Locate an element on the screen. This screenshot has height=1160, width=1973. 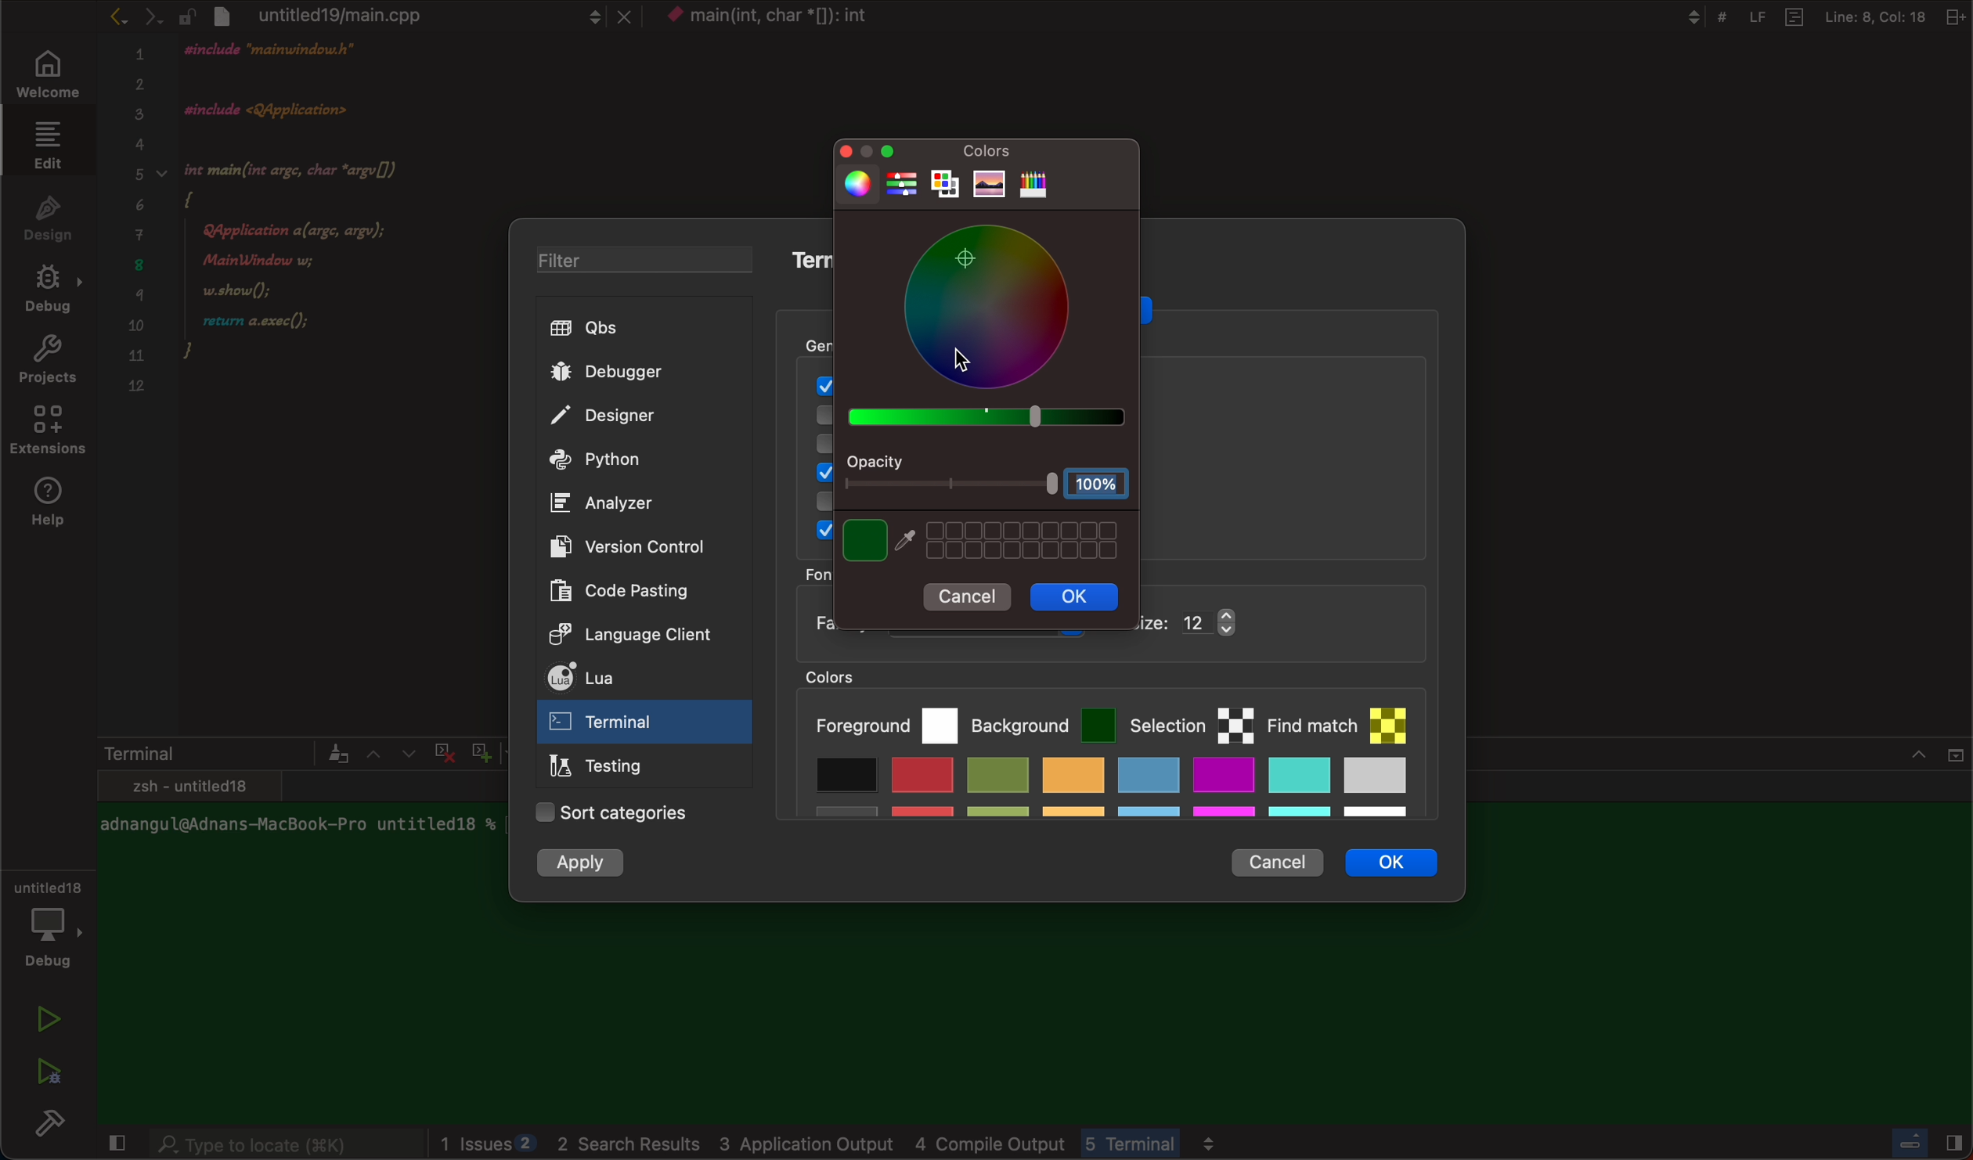
close bar is located at coordinates (1895, 763).